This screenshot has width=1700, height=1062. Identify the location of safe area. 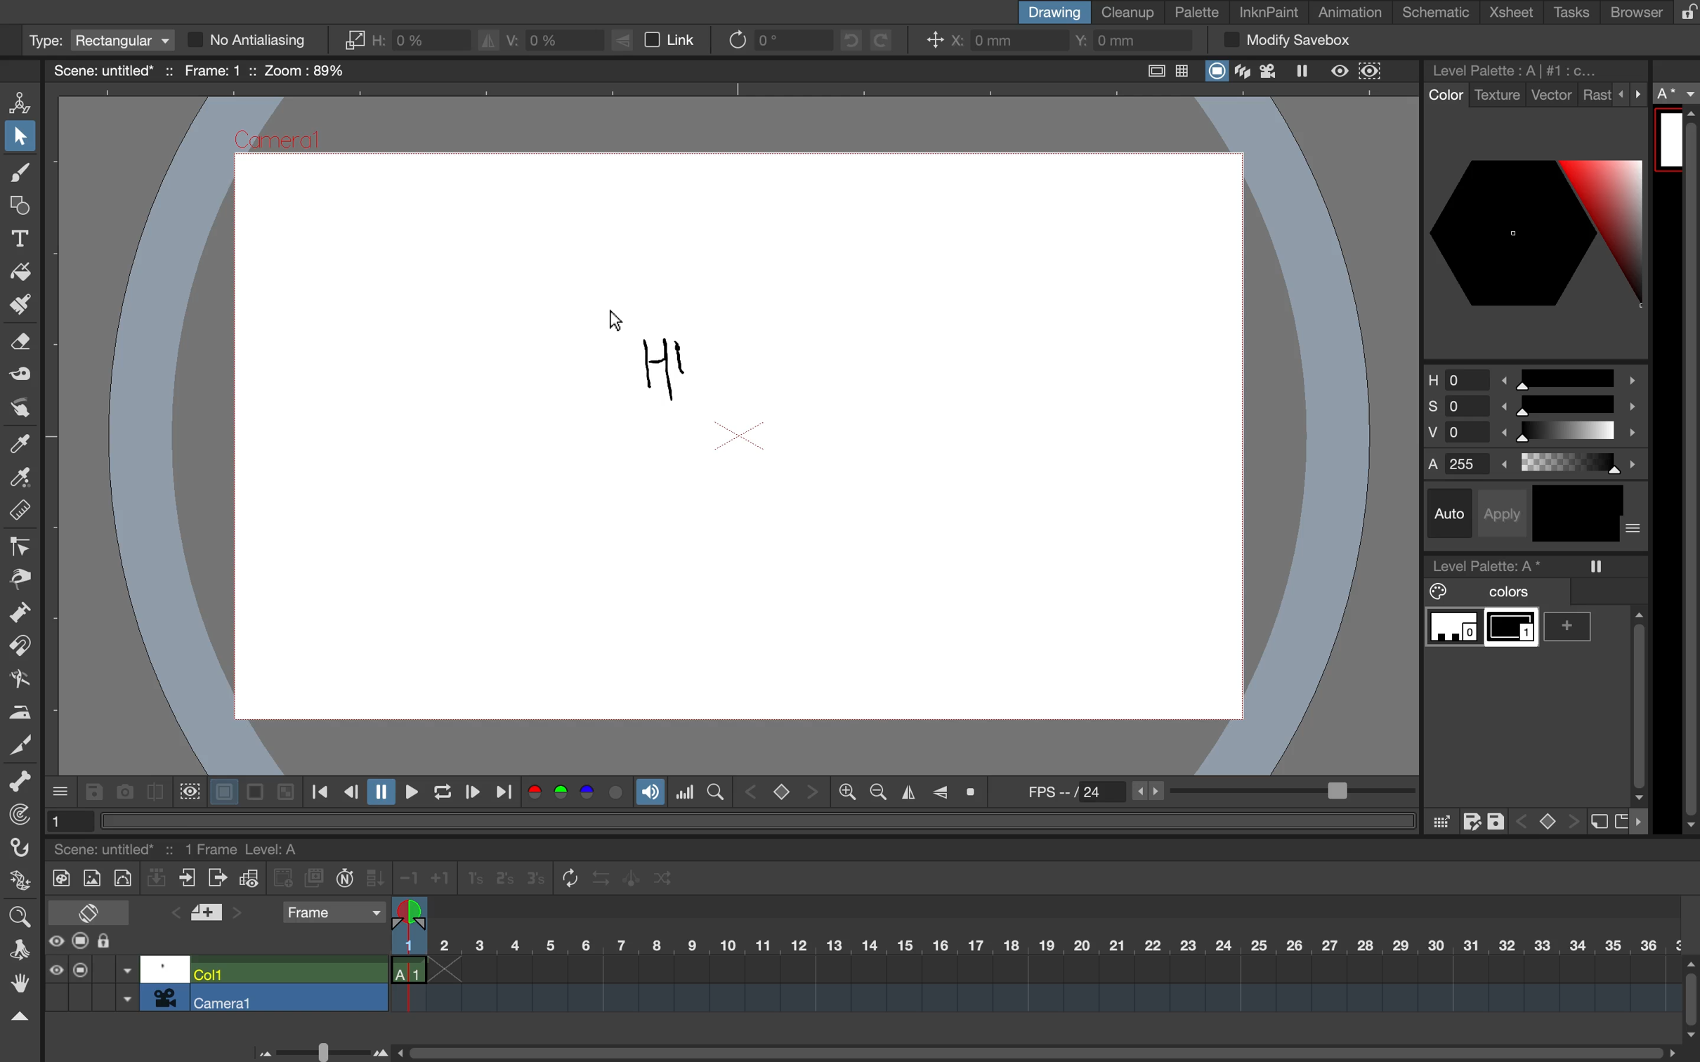
(1152, 68).